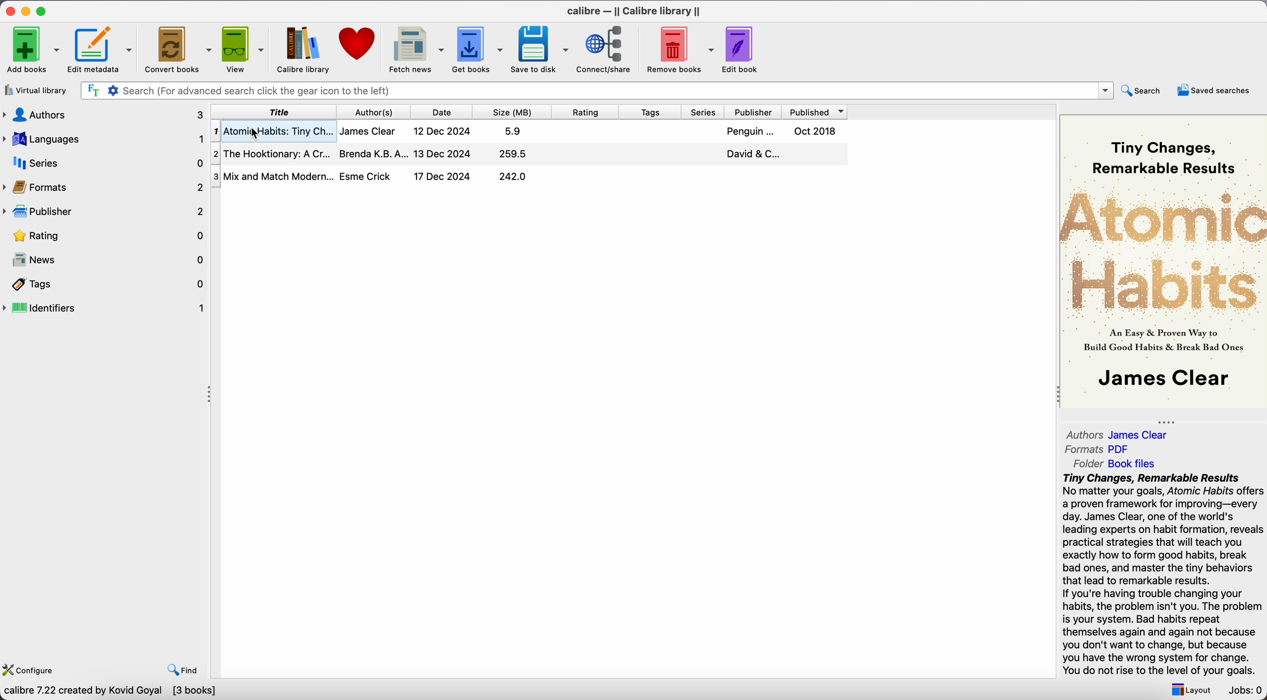 This screenshot has height=700, width=1267. Describe the element at coordinates (36, 90) in the screenshot. I see `virtual library` at that location.